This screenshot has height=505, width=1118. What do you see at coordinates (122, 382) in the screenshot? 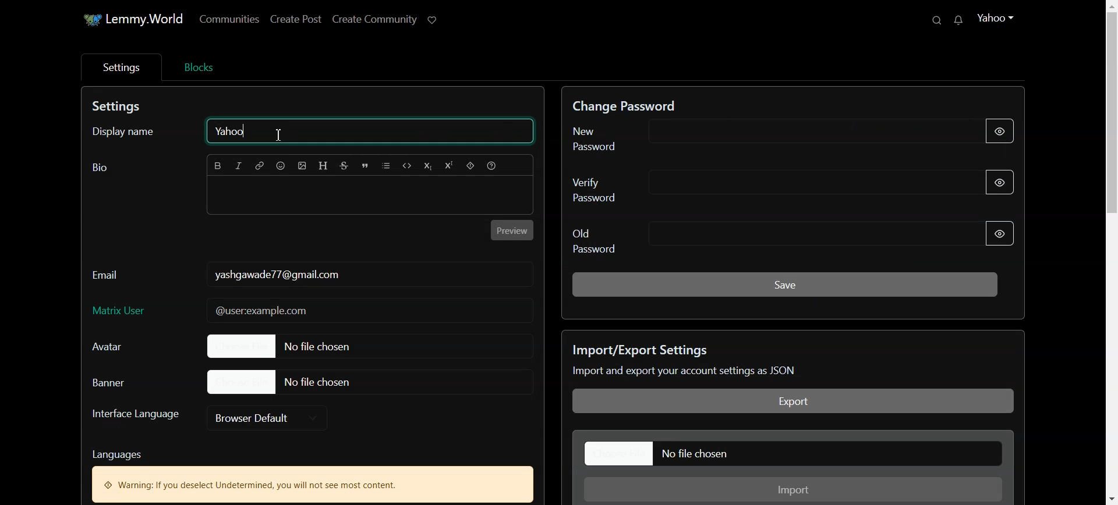
I see `Baner` at bounding box center [122, 382].